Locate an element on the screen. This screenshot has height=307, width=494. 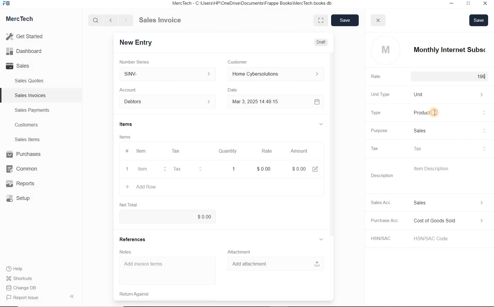
Rate is located at coordinates (377, 77).